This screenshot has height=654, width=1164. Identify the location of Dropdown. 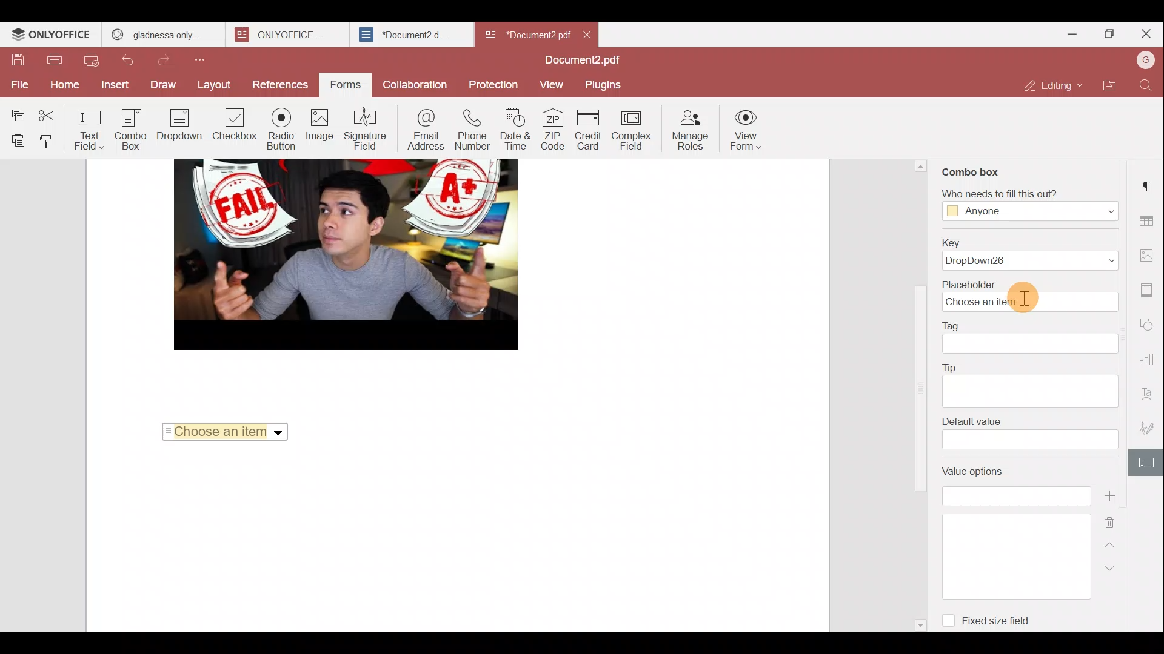
(182, 125).